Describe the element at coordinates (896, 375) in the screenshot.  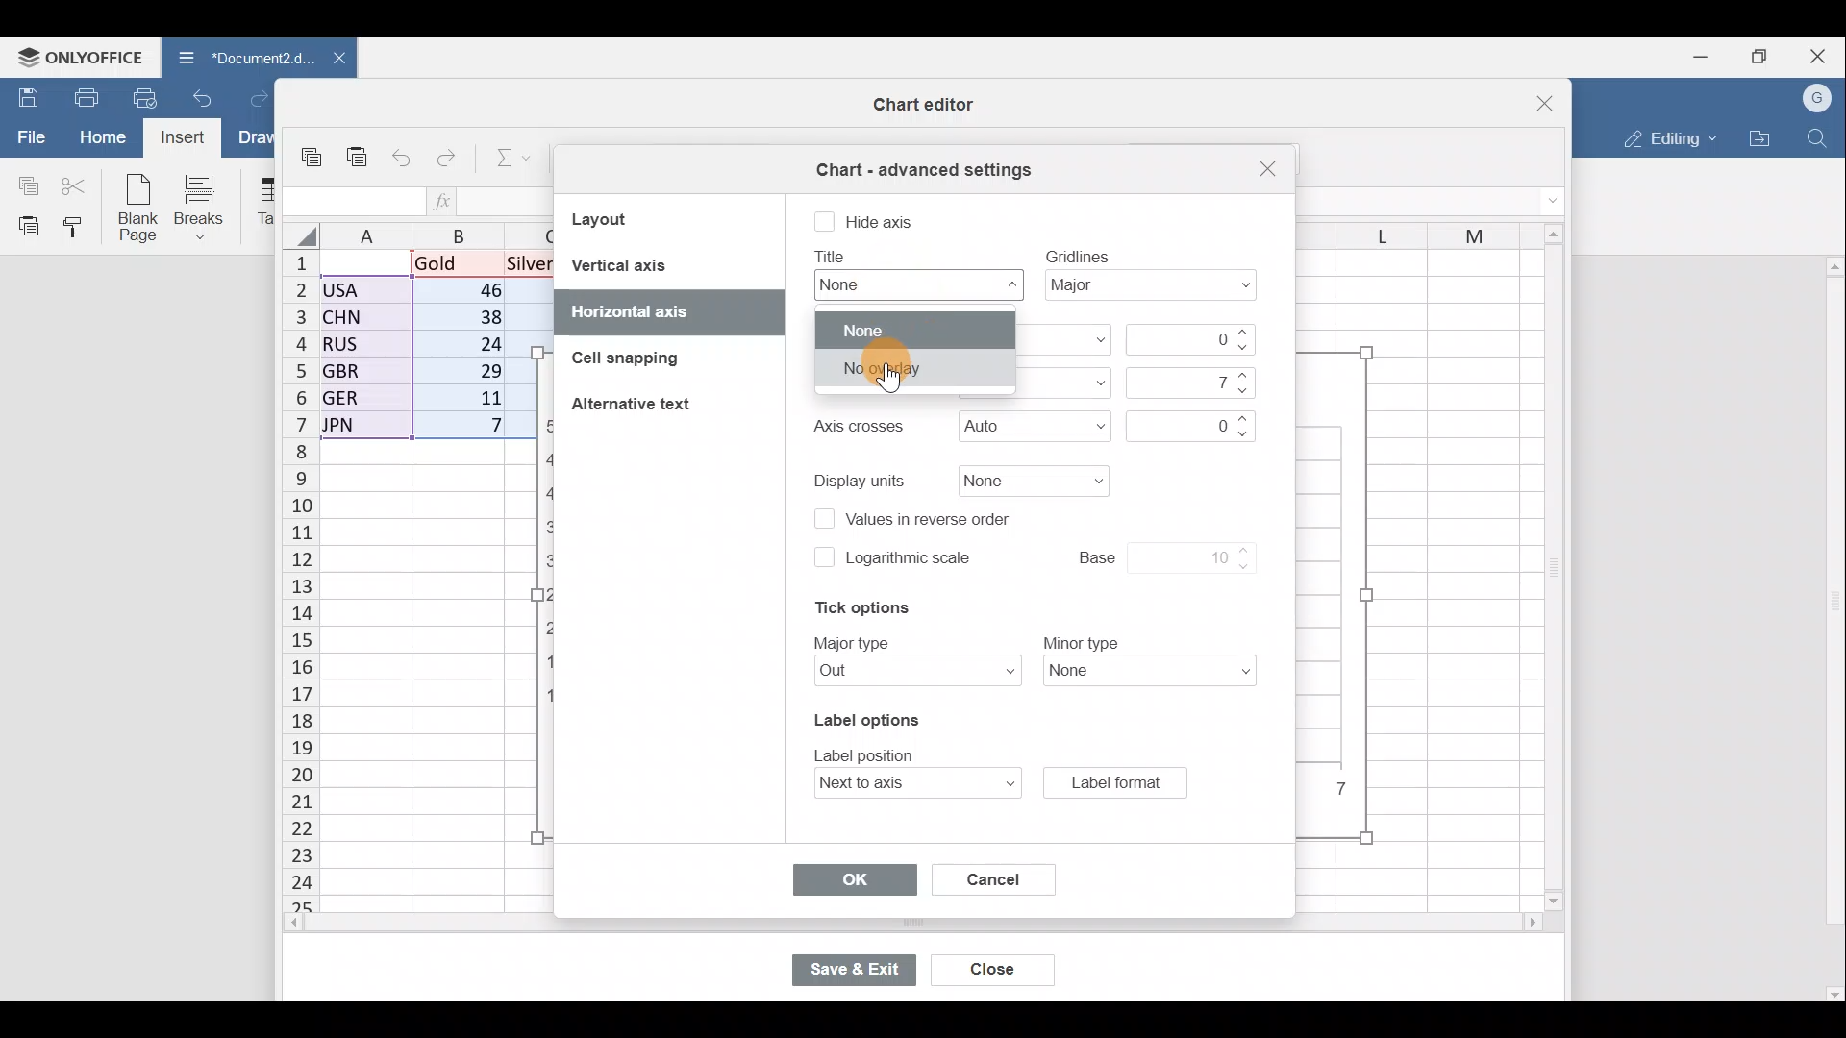
I see `Cursor on No overlay` at that location.